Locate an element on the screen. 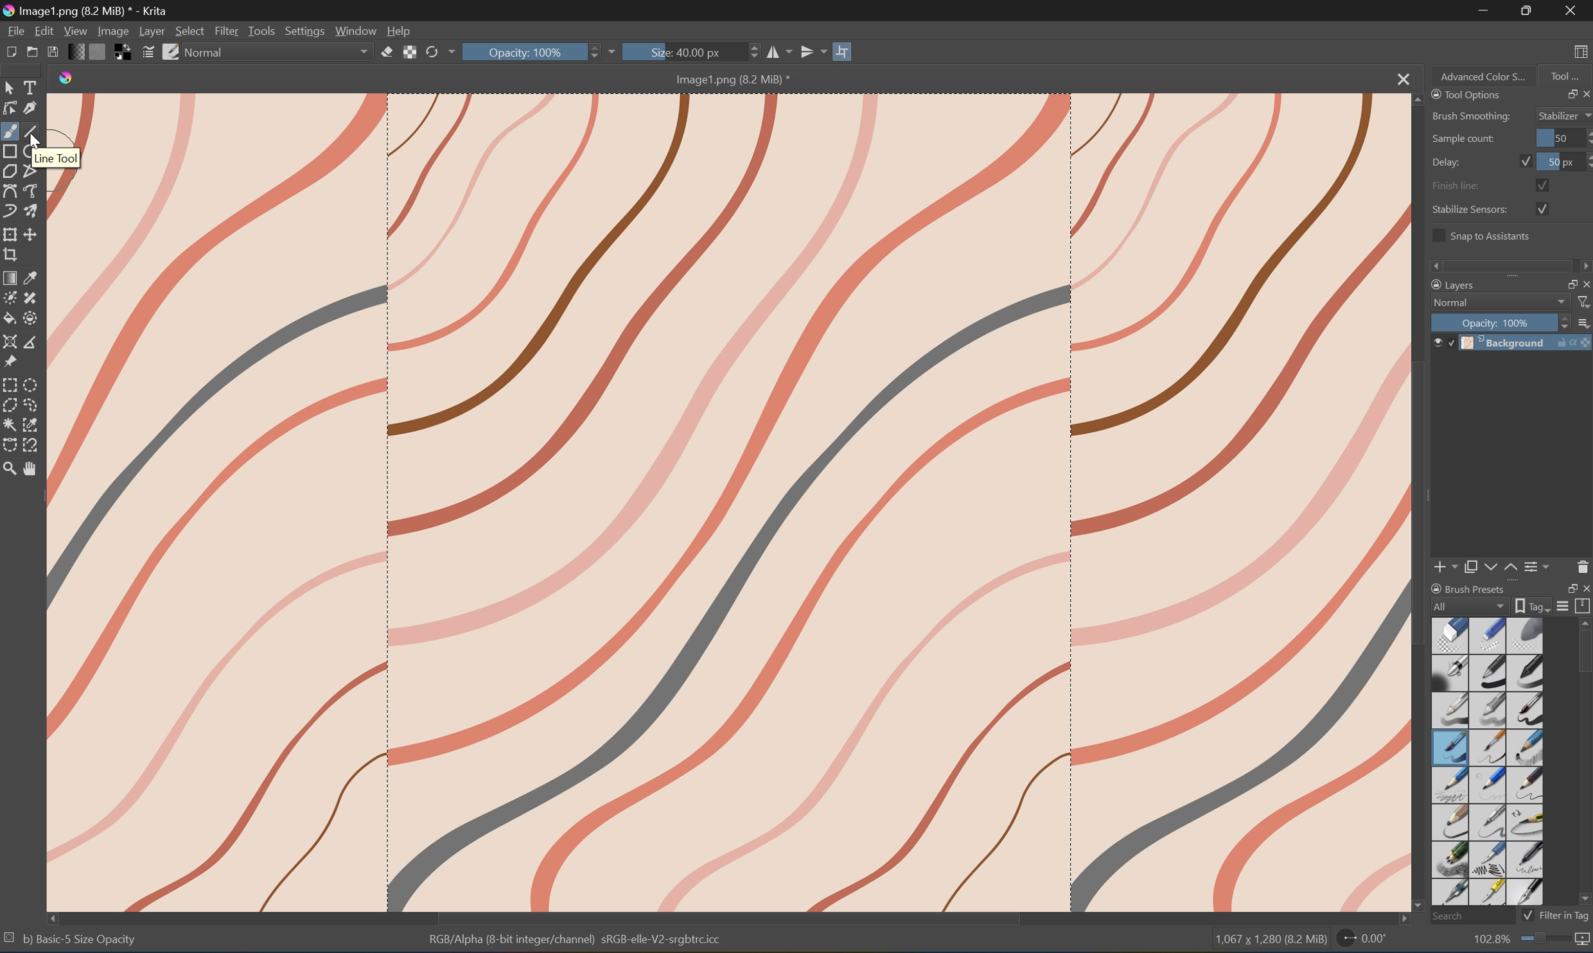 The image size is (1593, 953). Slider is located at coordinates (1545, 938).